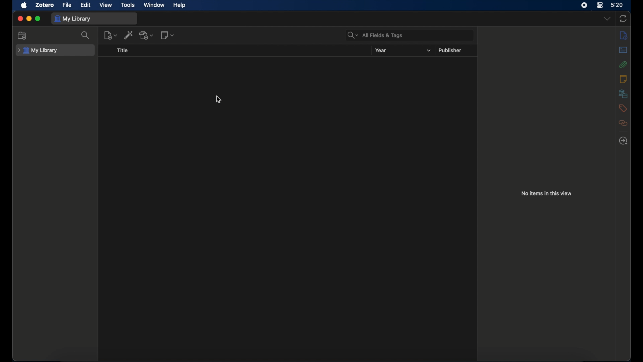 The height and width of the screenshot is (362, 643). I want to click on tags, so click(622, 108).